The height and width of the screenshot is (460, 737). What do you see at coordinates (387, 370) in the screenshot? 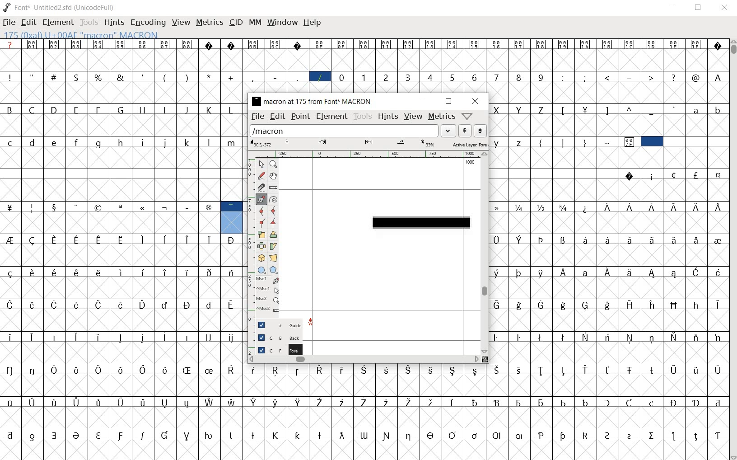
I see `Symbol` at bounding box center [387, 370].